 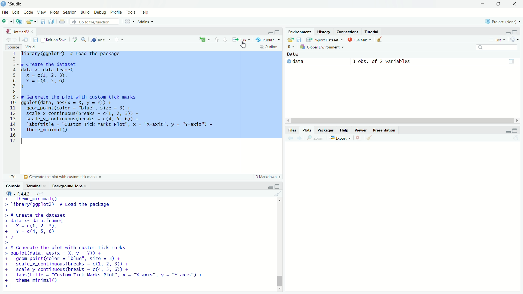 I want to click on save current document, so click(x=43, y=22).